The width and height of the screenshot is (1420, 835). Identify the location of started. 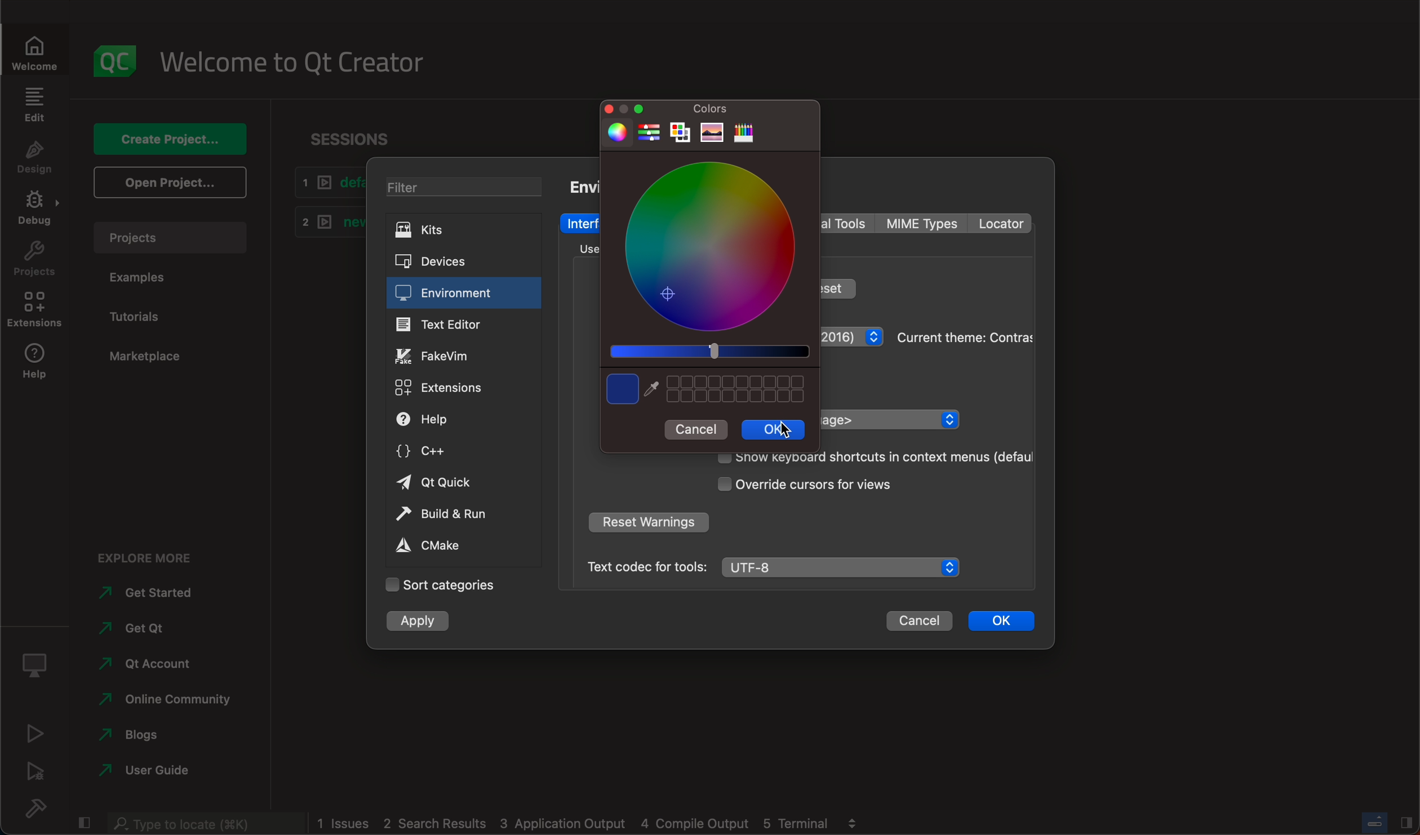
(154, 593).